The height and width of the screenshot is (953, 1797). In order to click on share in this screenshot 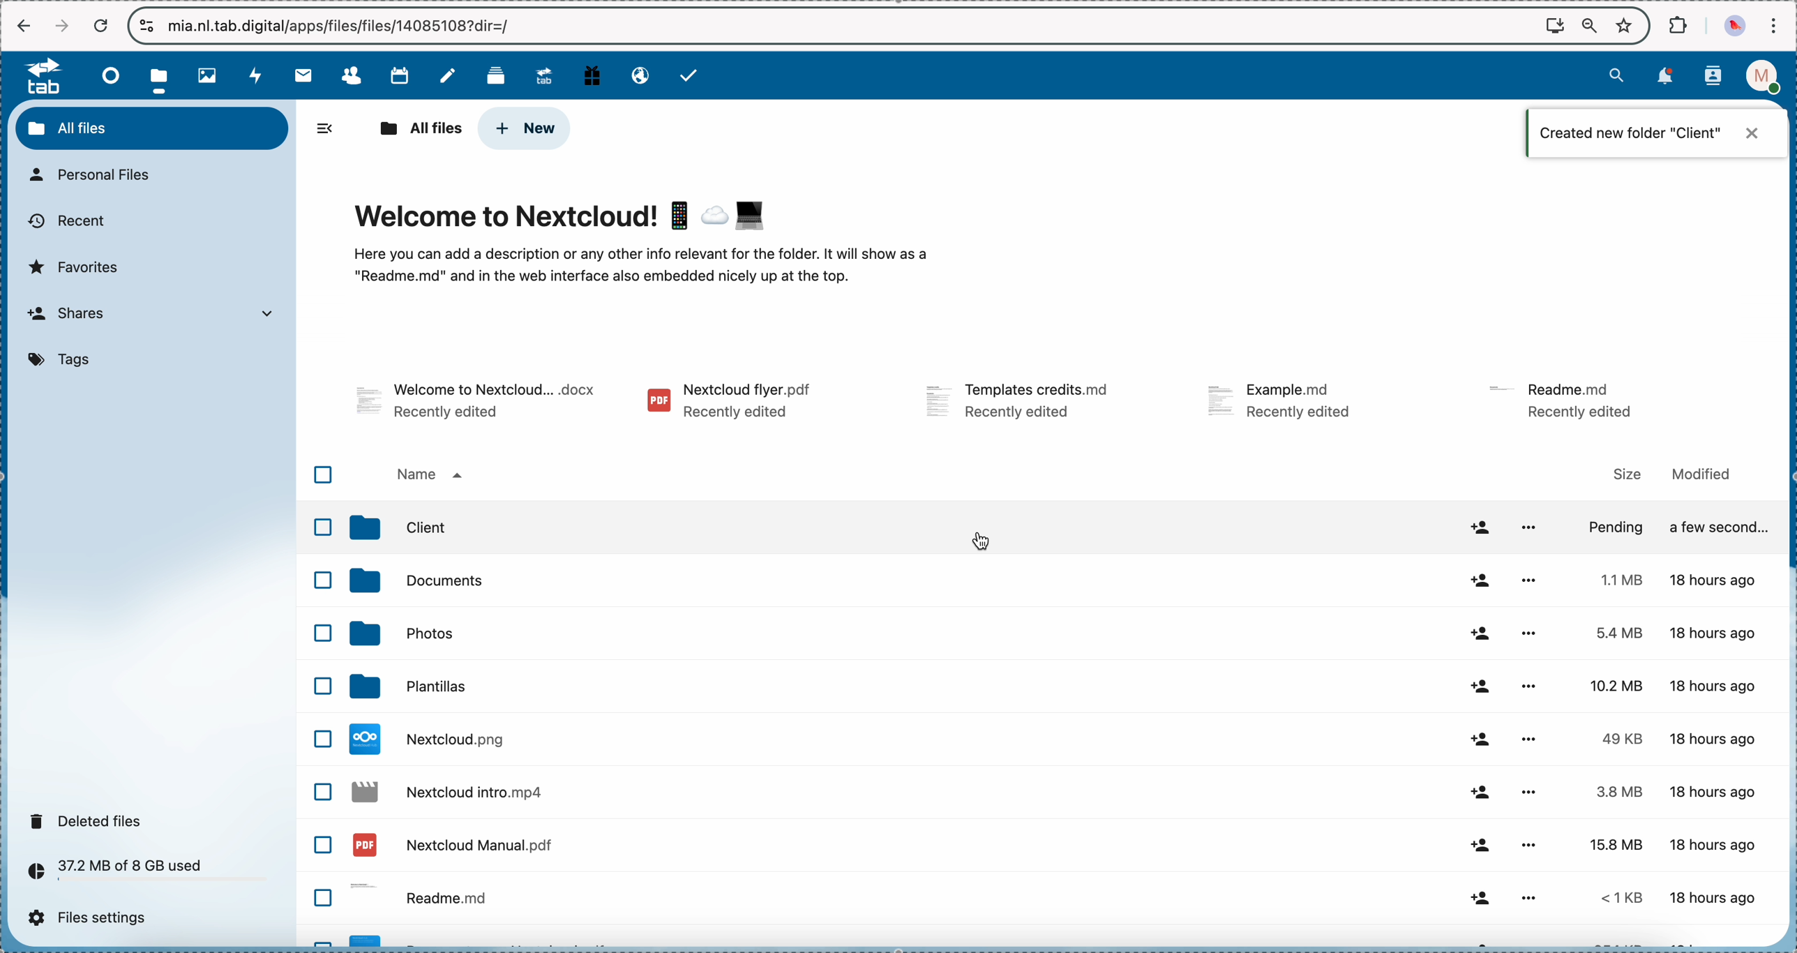, I will do `click(1480, 526)`.